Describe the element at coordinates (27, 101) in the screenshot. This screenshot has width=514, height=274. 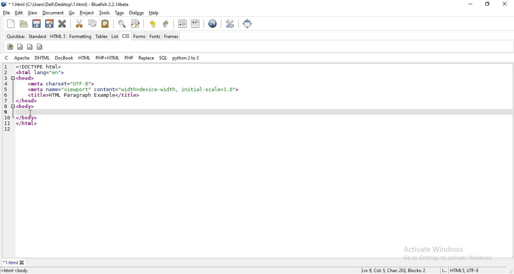
I see `</head>` at that location.